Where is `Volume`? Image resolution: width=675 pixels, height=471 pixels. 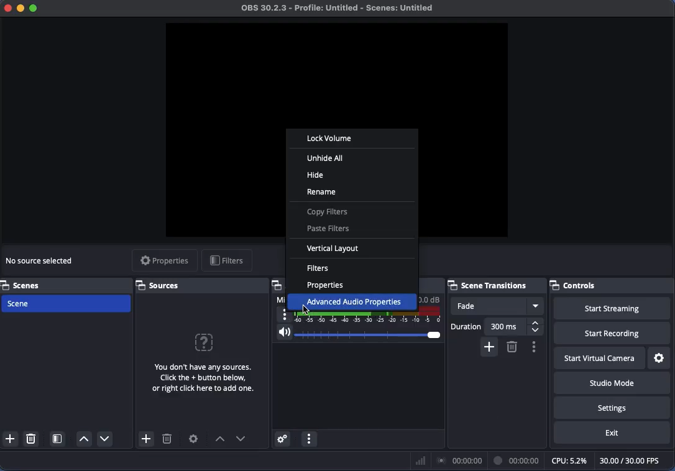 Volume is located at coordinates (357, 334).